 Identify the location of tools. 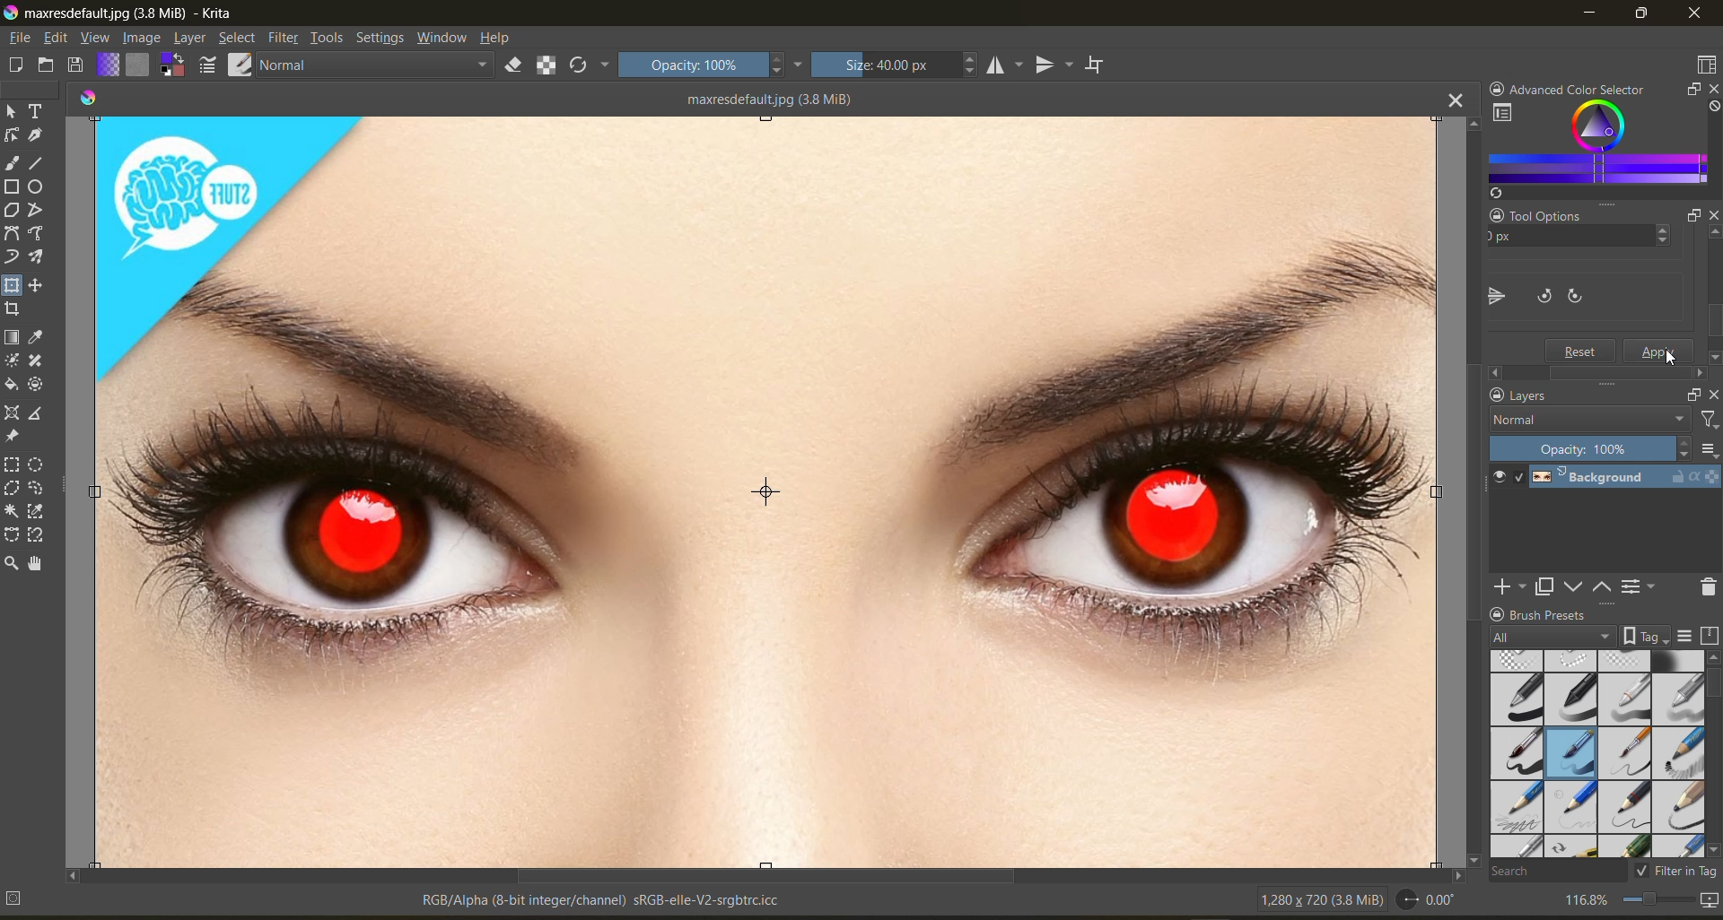
(327, 39).